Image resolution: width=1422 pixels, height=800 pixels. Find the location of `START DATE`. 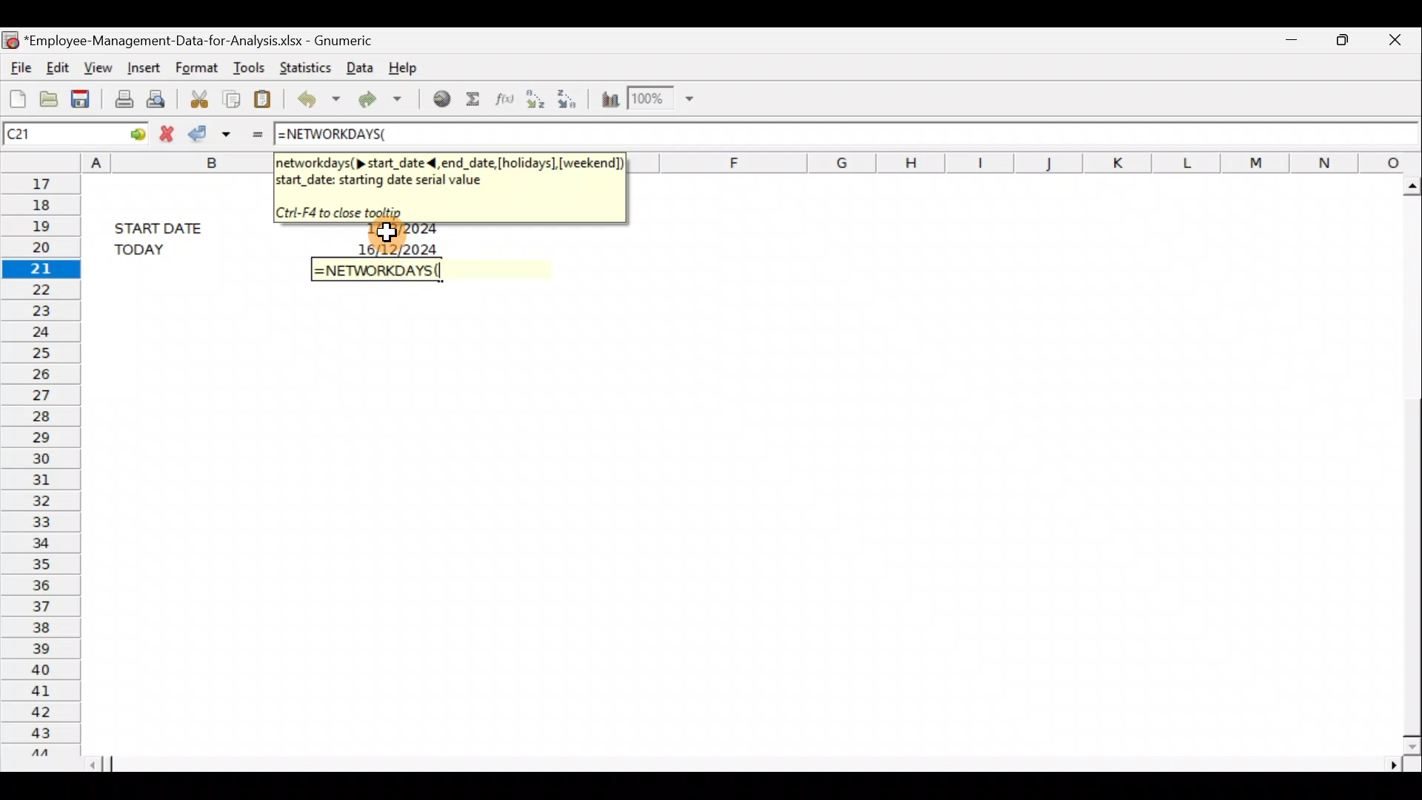

START DATE is located at coordinates (167, 226).